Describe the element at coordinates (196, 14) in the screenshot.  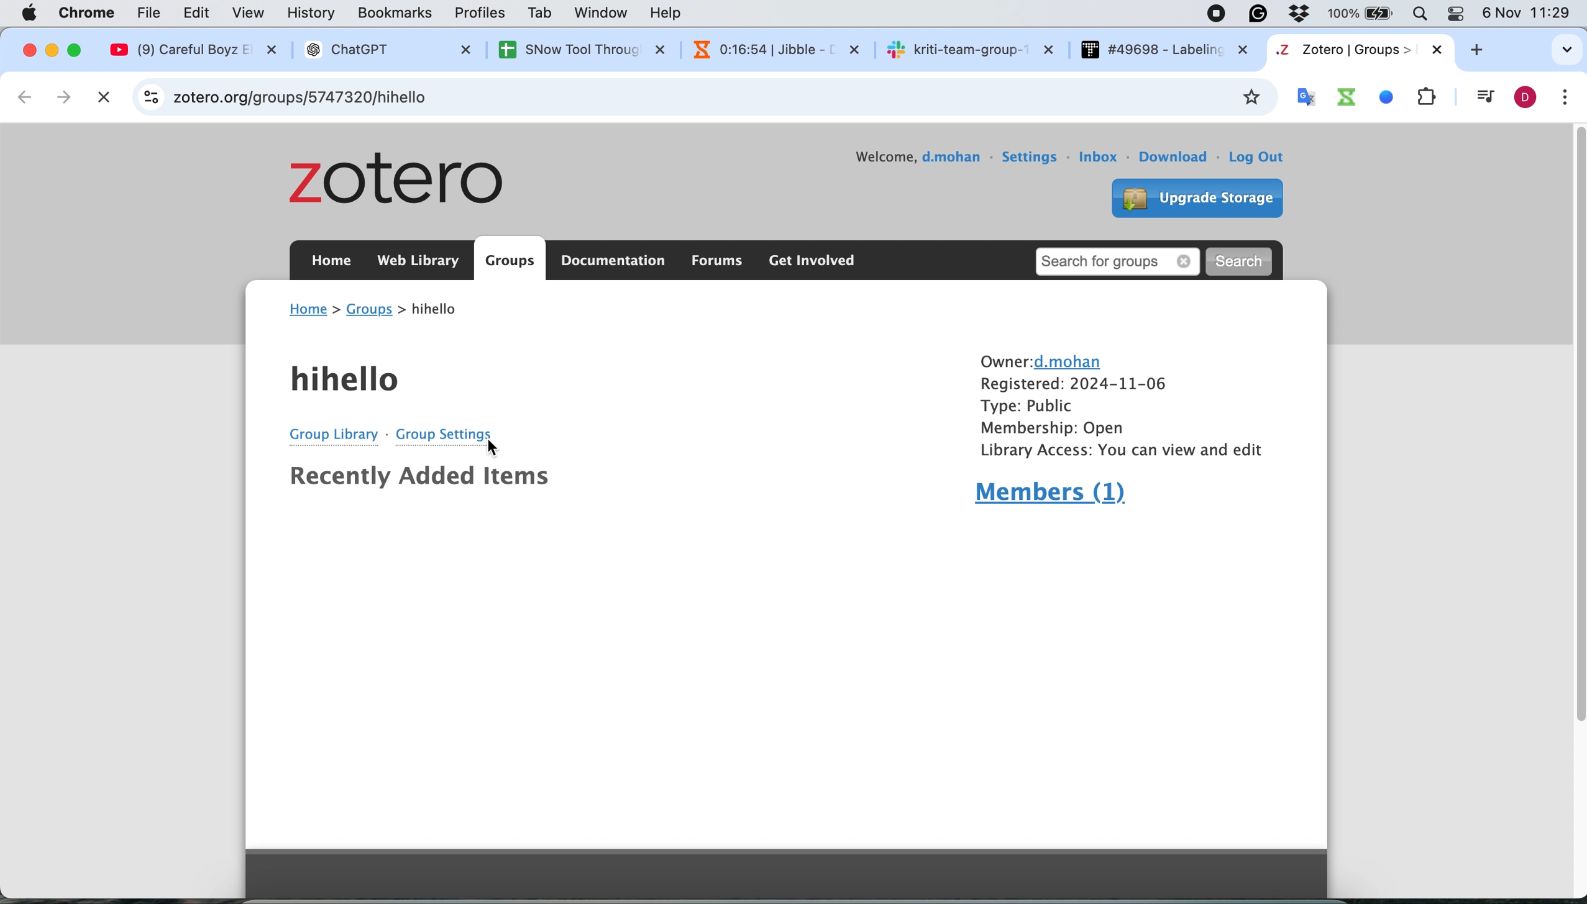
I see `edit` at that location.